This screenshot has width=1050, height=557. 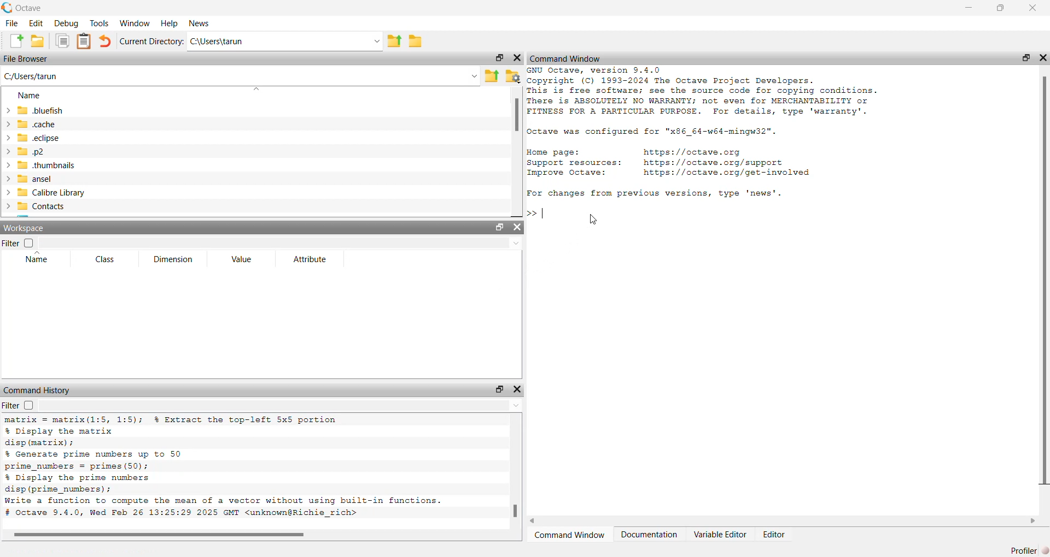 What do you see at coordinates (26, 60) in the screenshot?
I see `File Browser` at bounding box center [26, 60].